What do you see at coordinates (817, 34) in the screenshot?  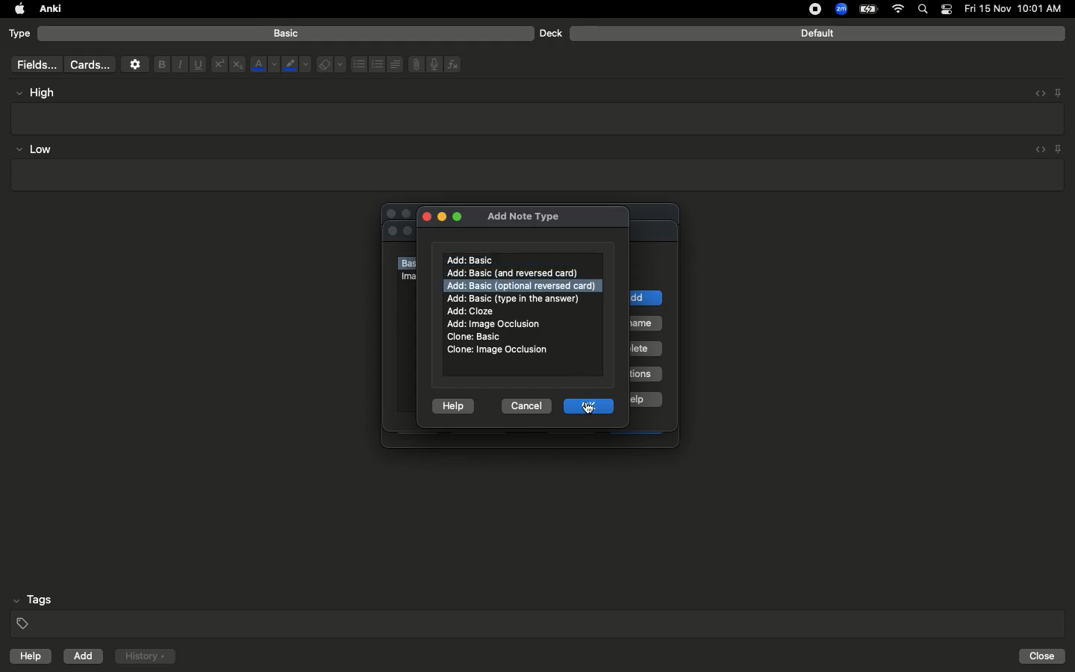 I see `Default` at bounding box center [817, 34].